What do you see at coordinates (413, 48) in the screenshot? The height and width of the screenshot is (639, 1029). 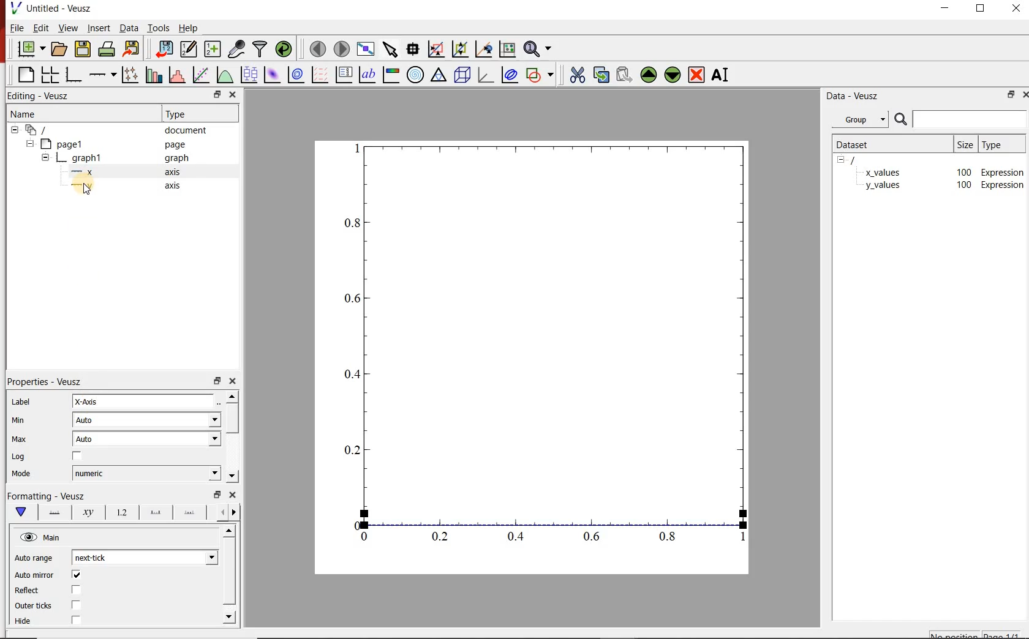 I see `read data points on the graph` at bounding box center [413, 48].